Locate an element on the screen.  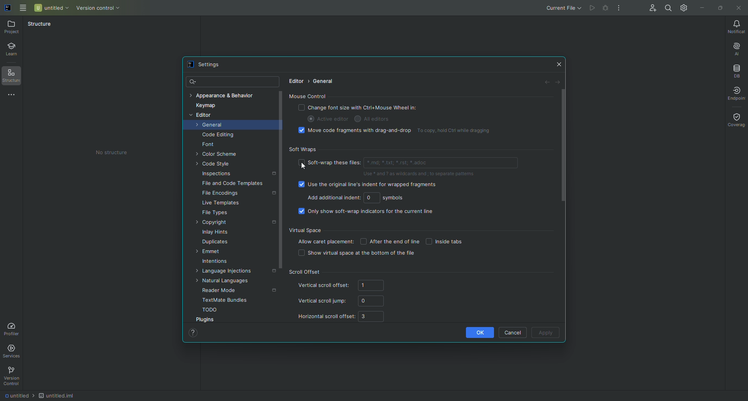
Next is located at coordinates (560, 83).